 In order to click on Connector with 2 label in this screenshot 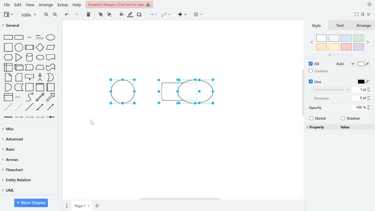, I will do `click(30, 118)`.